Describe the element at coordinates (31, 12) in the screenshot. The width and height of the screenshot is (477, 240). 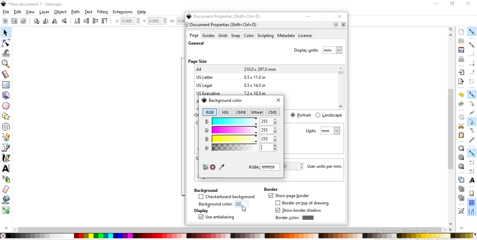
I see `view` at that location.